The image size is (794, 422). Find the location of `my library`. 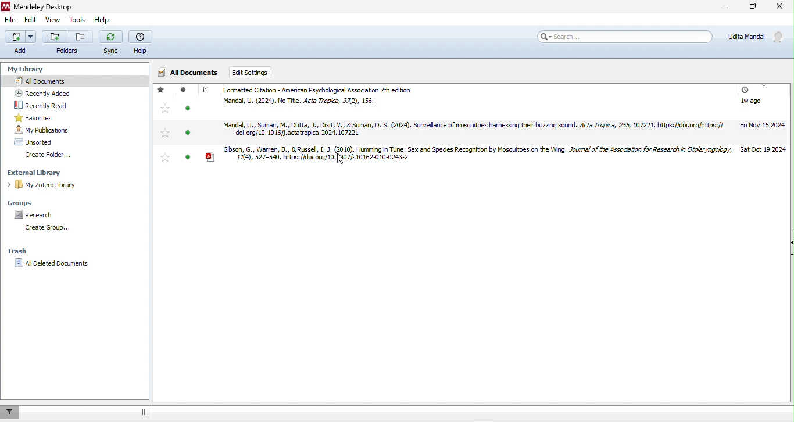

my library is located at coordinates (31, 70).